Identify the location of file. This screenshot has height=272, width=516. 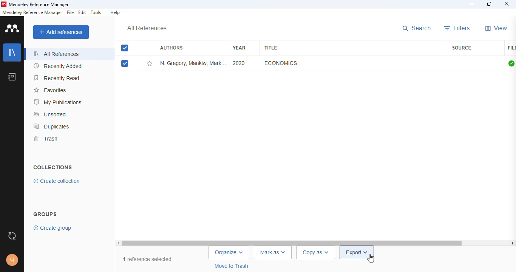
(511, 48).